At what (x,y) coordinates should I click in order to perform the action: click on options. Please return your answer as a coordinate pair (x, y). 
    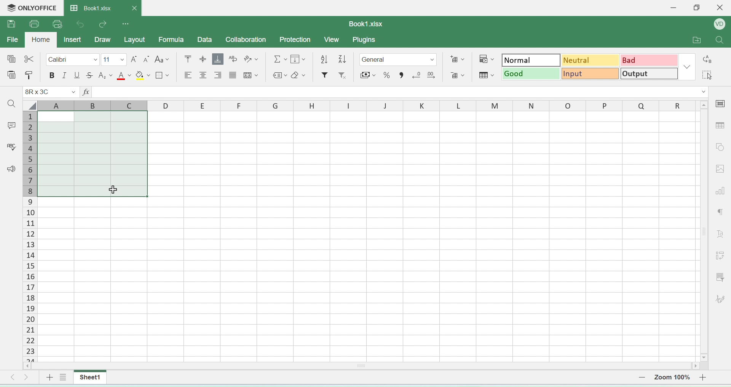
    Looking at the image, I should click on (125, 23).